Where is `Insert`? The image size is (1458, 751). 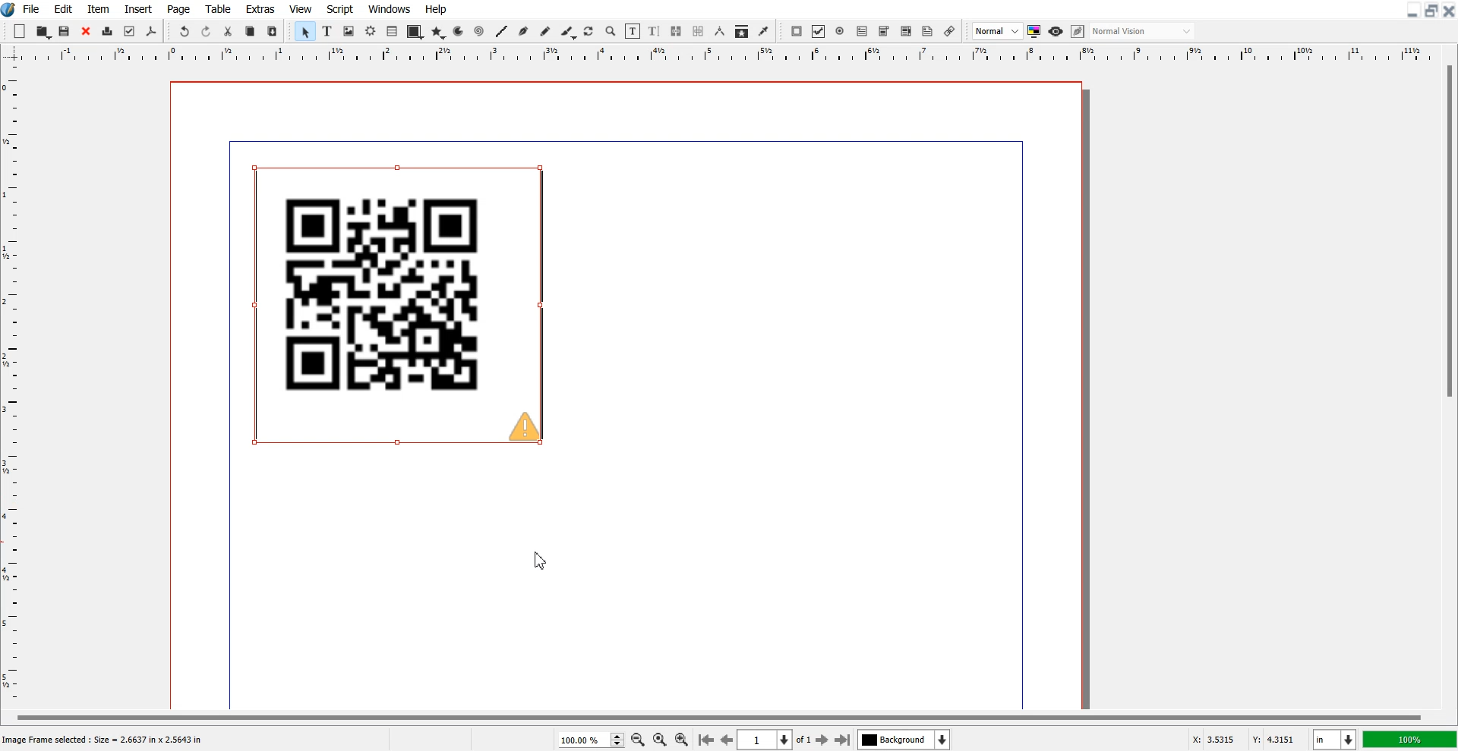
Insert is located at coordinates (137, 8).